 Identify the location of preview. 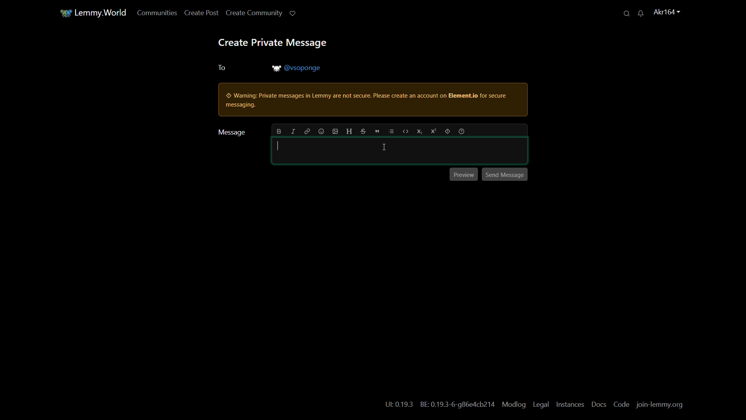
(463, 174).